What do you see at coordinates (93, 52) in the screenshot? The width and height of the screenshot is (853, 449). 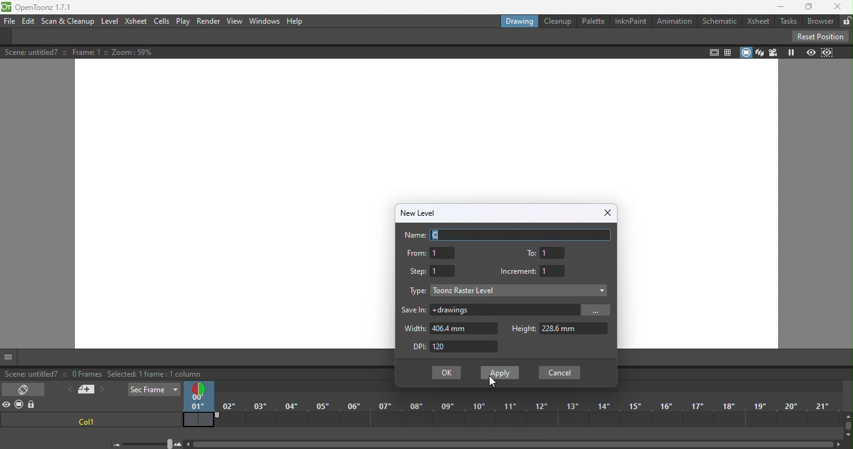 I see `Scene details` at bounding box center [93, 52].